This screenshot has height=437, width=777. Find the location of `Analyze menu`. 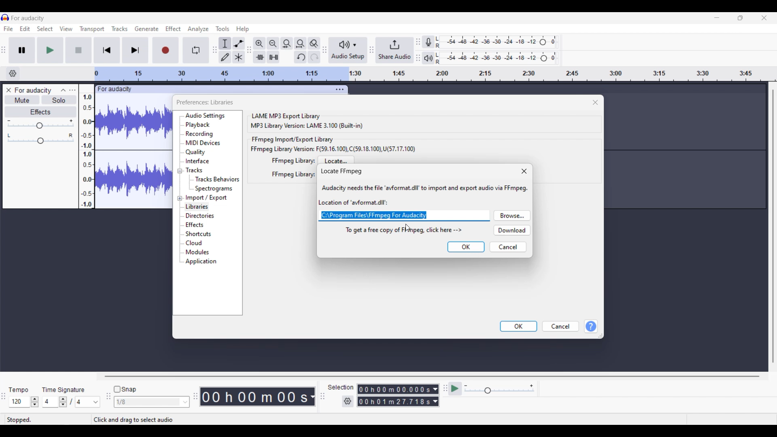

Analyze menu is located at coordinates (198, 29).